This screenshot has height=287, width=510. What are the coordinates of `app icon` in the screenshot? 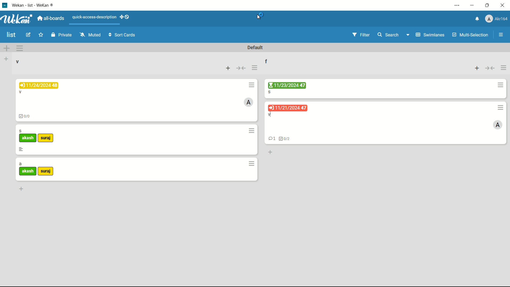 It's located at (5, 5).